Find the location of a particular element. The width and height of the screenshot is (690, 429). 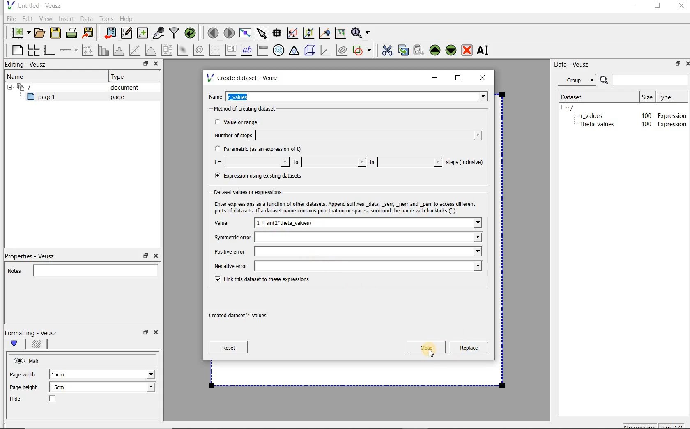

3d graph is located at coordinates (326, 51).